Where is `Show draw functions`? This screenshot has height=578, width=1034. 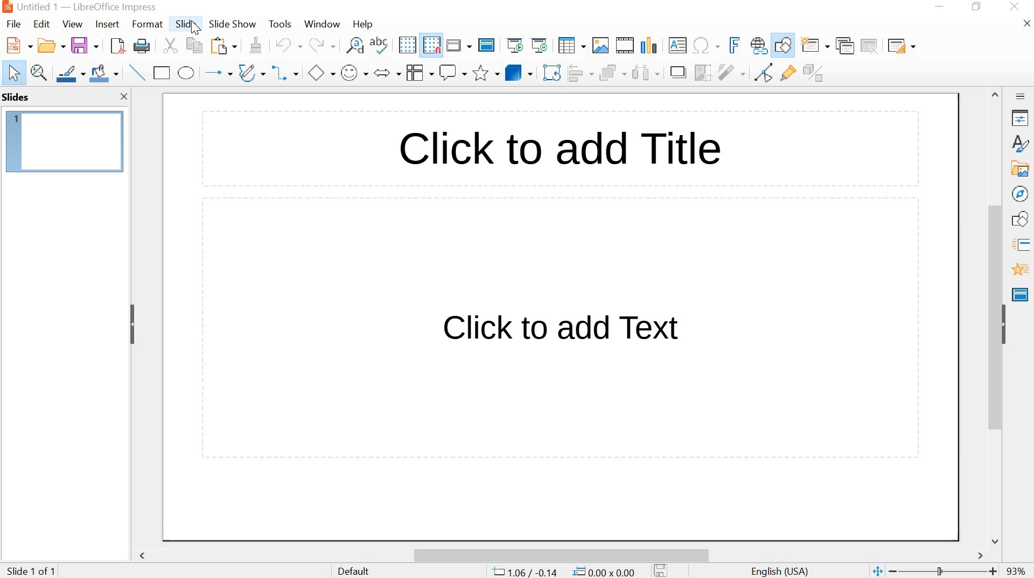 Show draw functions is located at coordinates (783, 46).